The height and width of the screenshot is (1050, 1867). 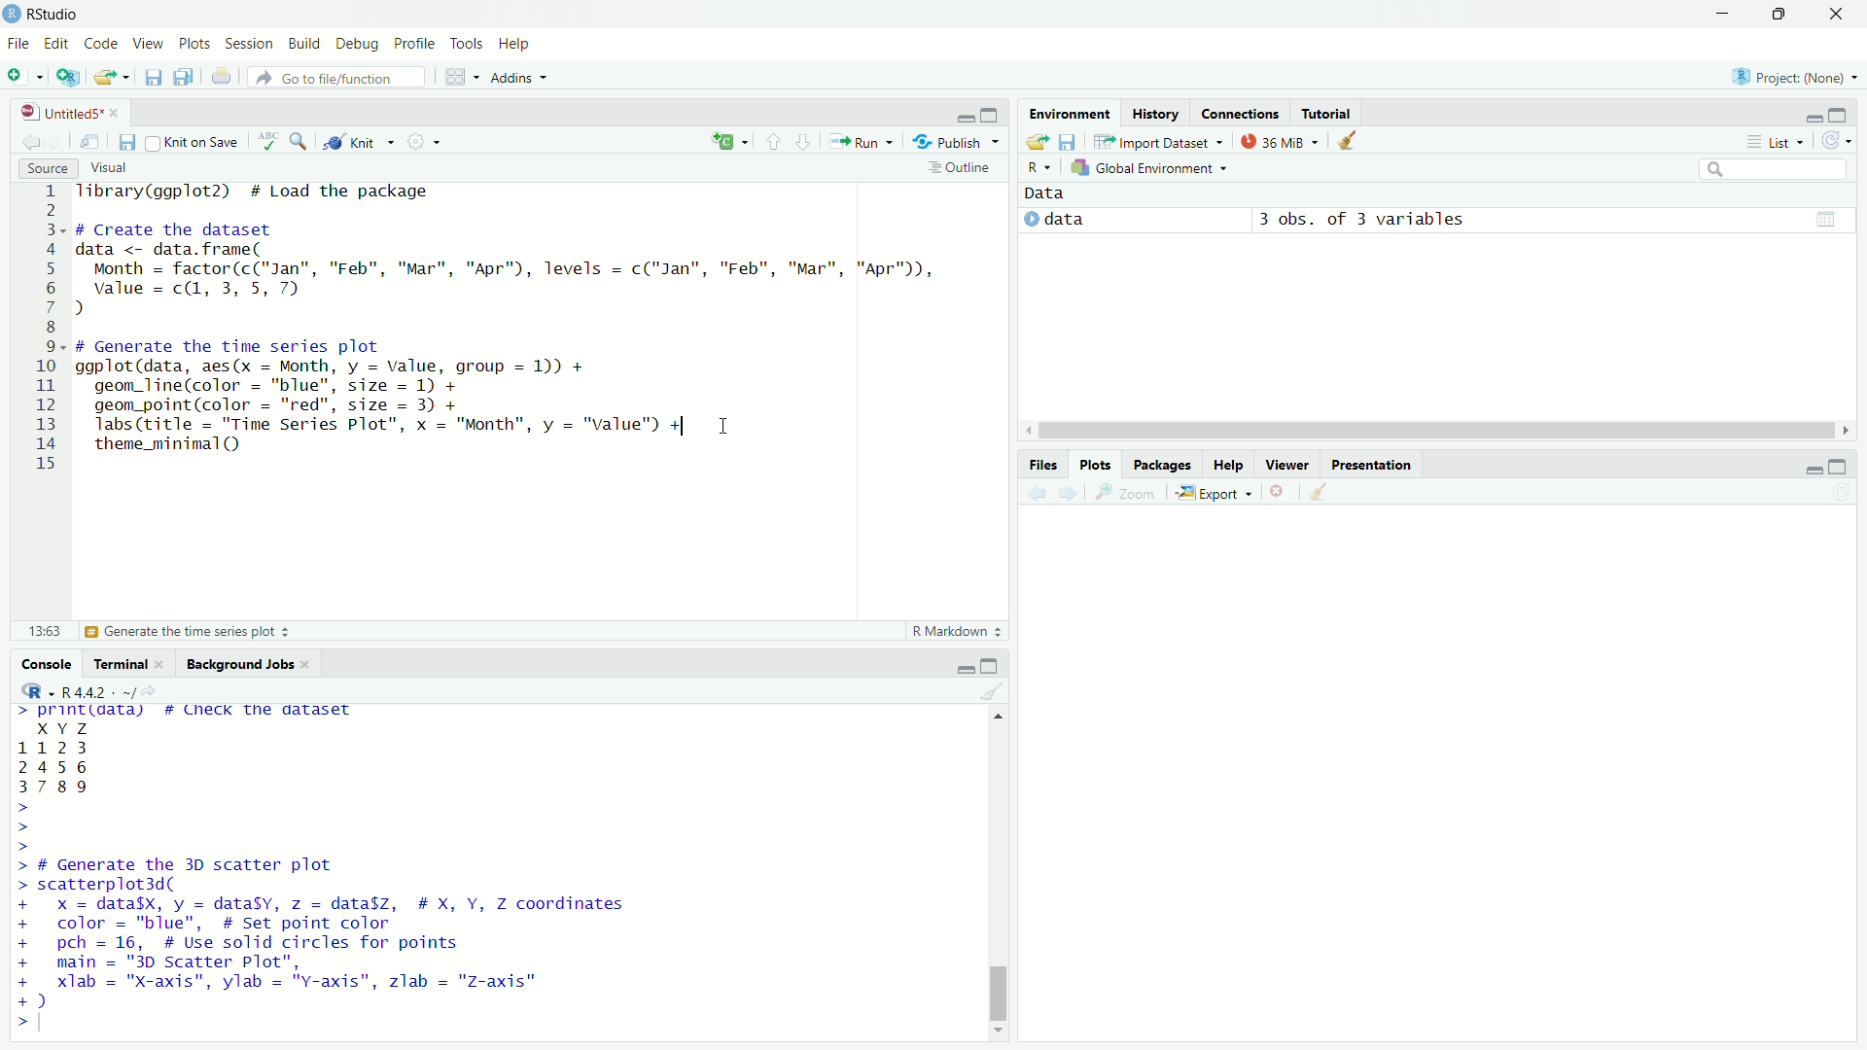 What do you see at coordinates (962, 167) in the screenshot?
I see `outline` at bounding box center [962, 167].